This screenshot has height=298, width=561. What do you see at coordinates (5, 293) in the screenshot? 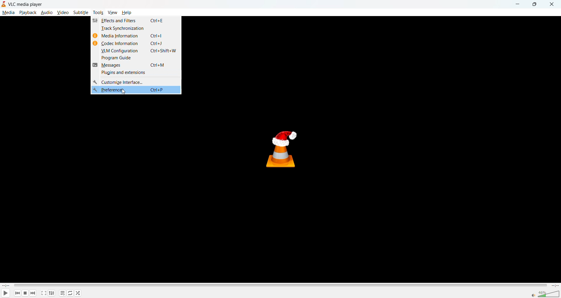
I see `play` at bounding box center [5, 293].